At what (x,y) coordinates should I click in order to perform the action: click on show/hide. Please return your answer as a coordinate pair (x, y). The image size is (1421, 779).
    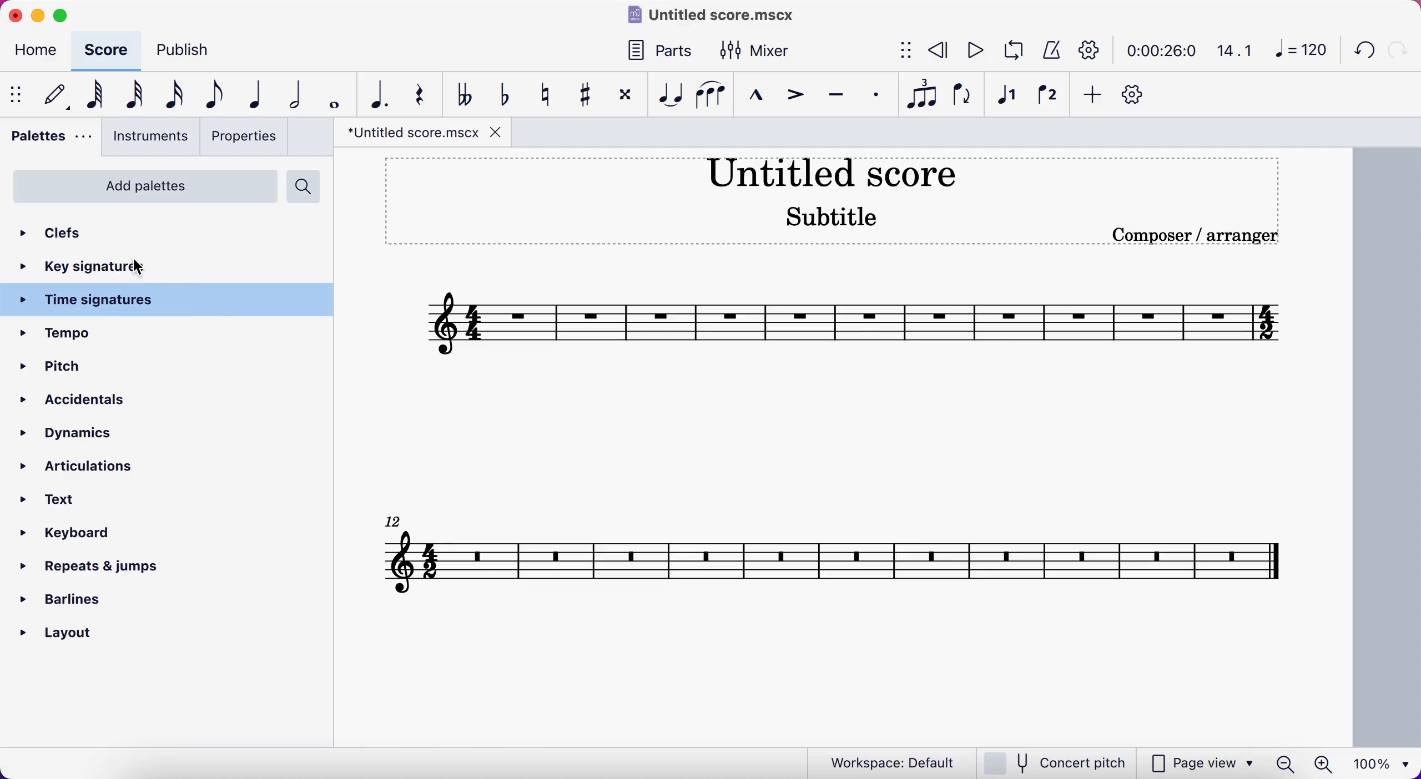
    Looking at the image, I should click on (905, 48).